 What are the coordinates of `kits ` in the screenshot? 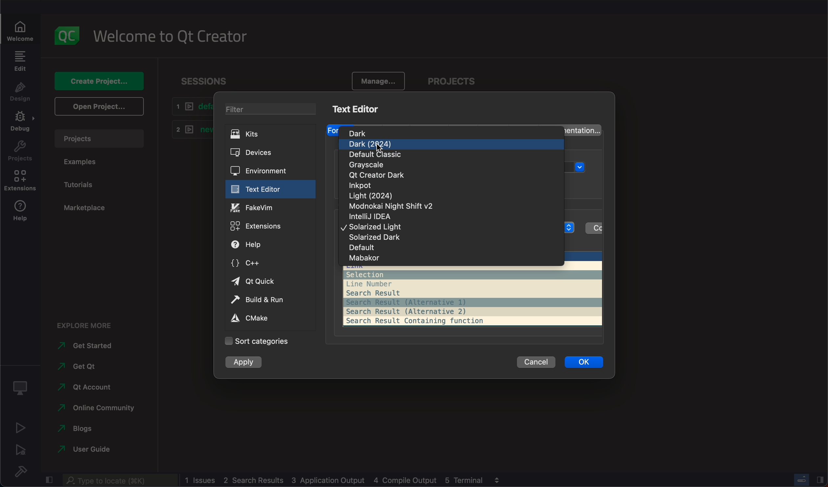 It's located at (361, 108).